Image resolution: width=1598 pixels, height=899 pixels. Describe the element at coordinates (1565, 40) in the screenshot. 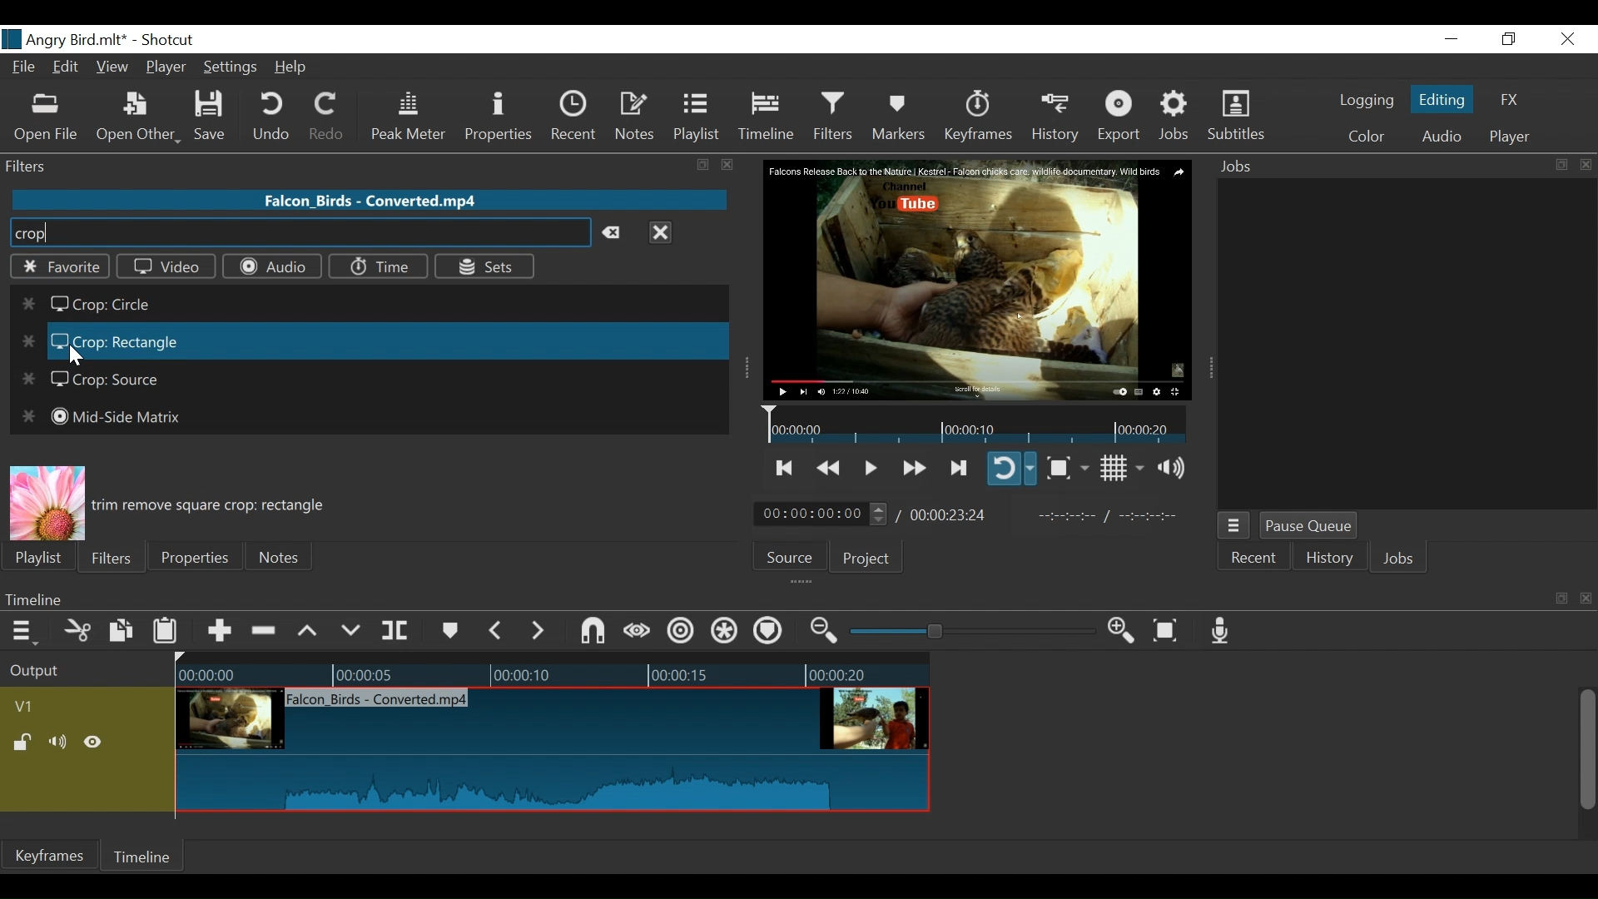

I see `Close` at that location.